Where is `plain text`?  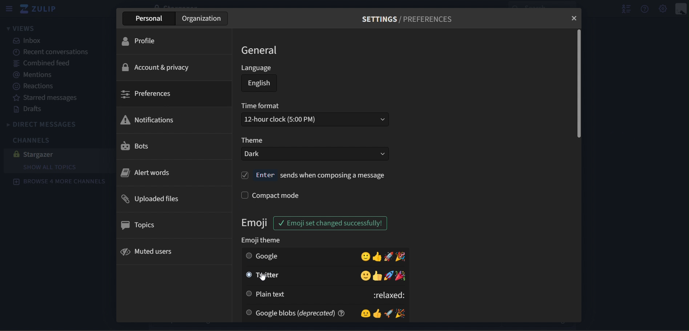 plain text is located at coordinates (326, 294).